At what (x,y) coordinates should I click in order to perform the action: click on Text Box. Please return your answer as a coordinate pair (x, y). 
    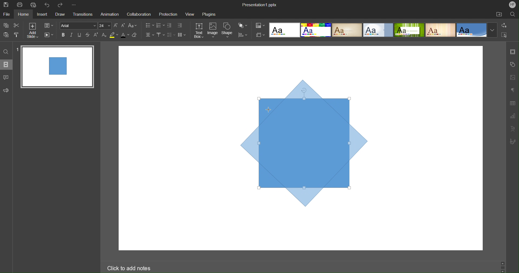
    Looking at the image, I should click on (200, 31).